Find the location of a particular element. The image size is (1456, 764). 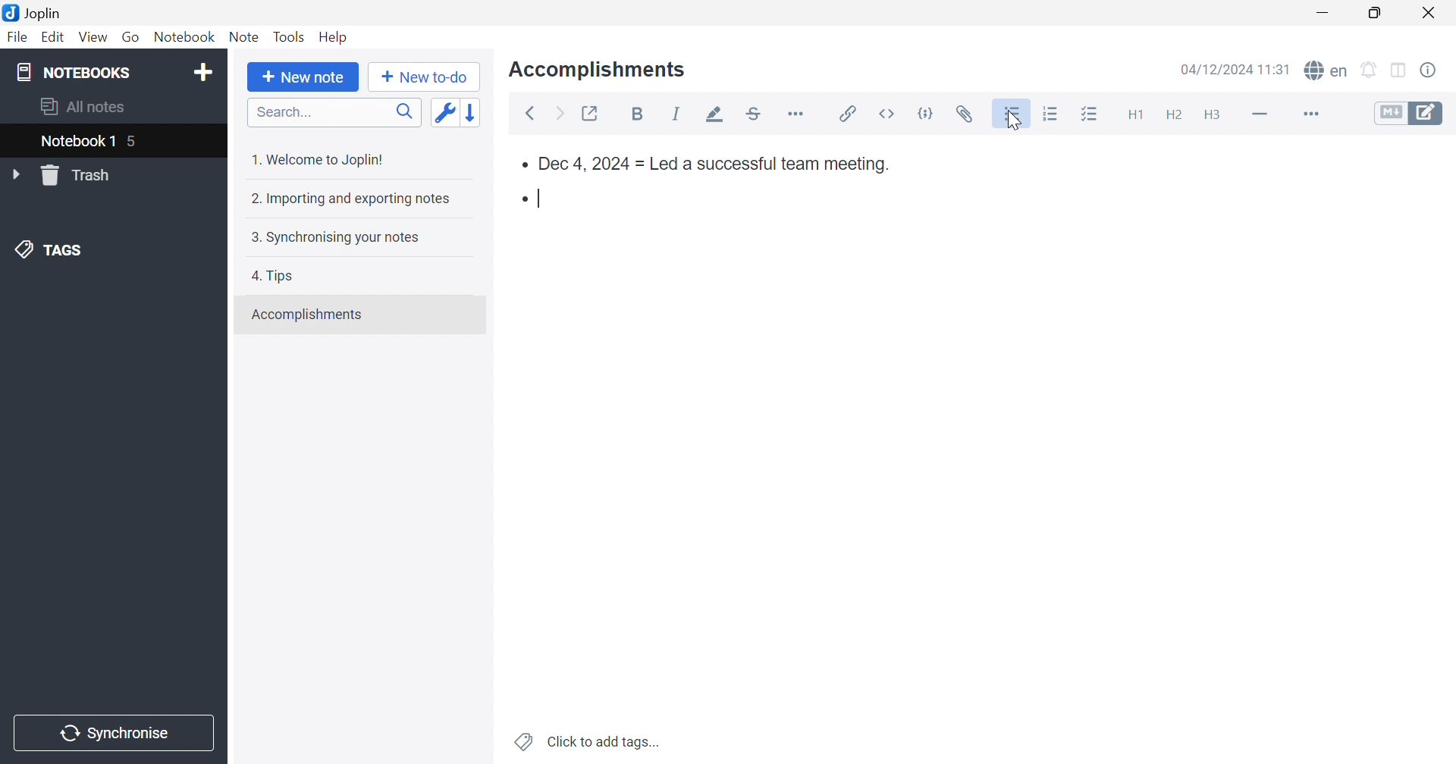

spell checker is located at coordinates (1326, 71).